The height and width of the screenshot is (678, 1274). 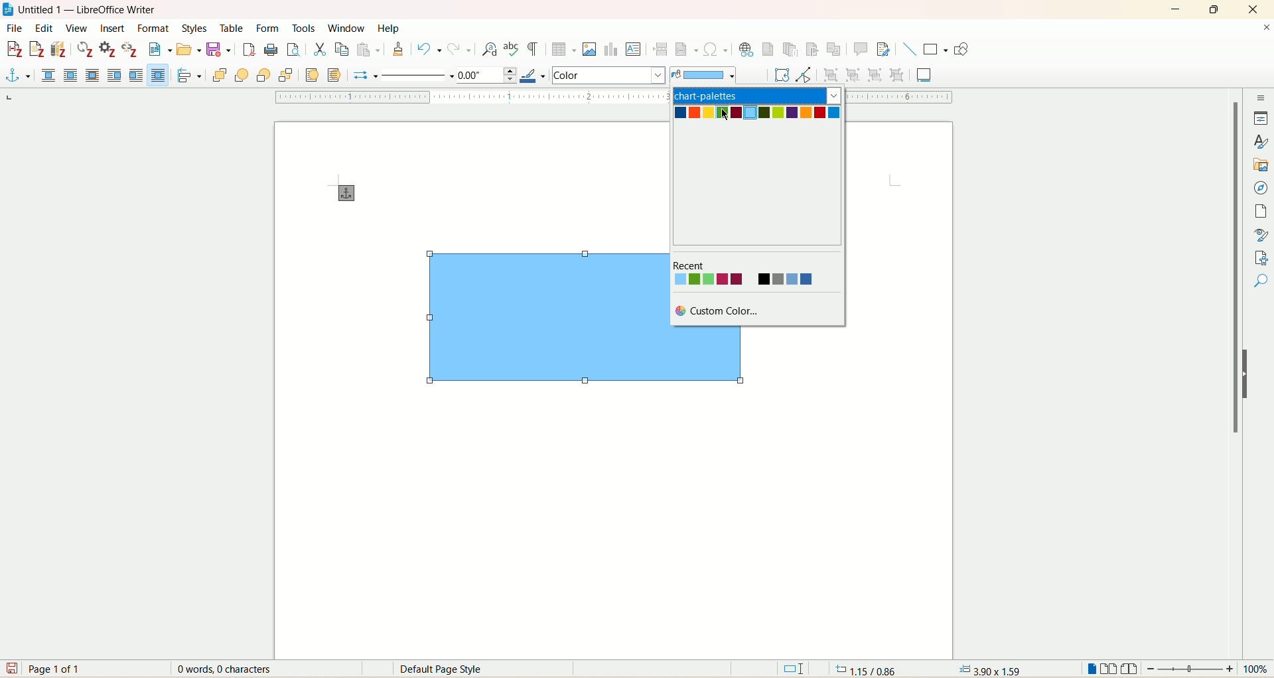 I want to click on insert, so click(x=113, y=29).